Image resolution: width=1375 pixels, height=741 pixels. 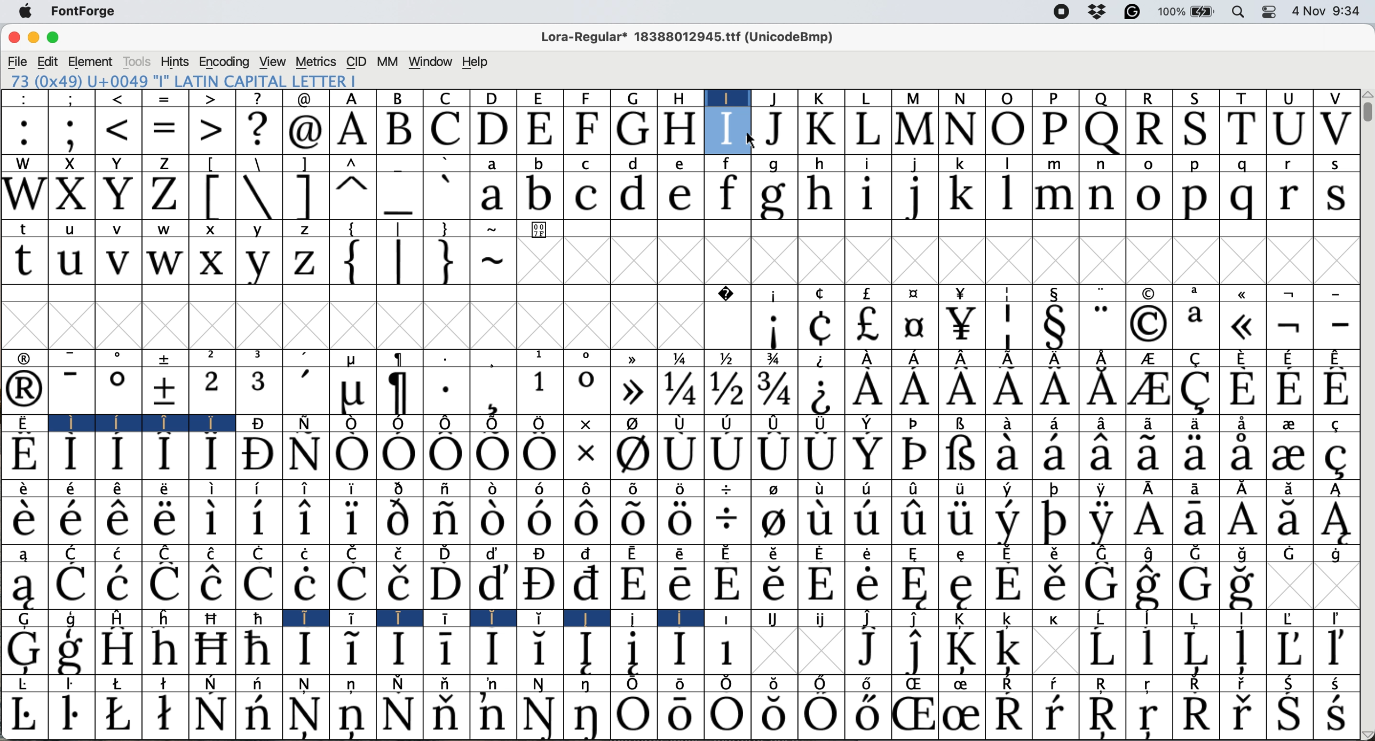 I want to click on Symbol, so click(x=165, y=682).